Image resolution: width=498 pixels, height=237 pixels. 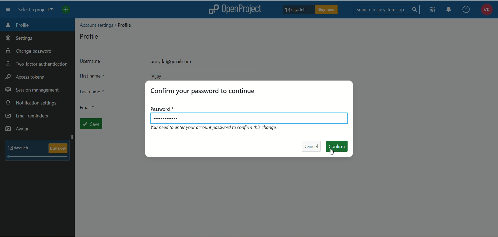 I want to click on menu, so click(x=9, y=10).